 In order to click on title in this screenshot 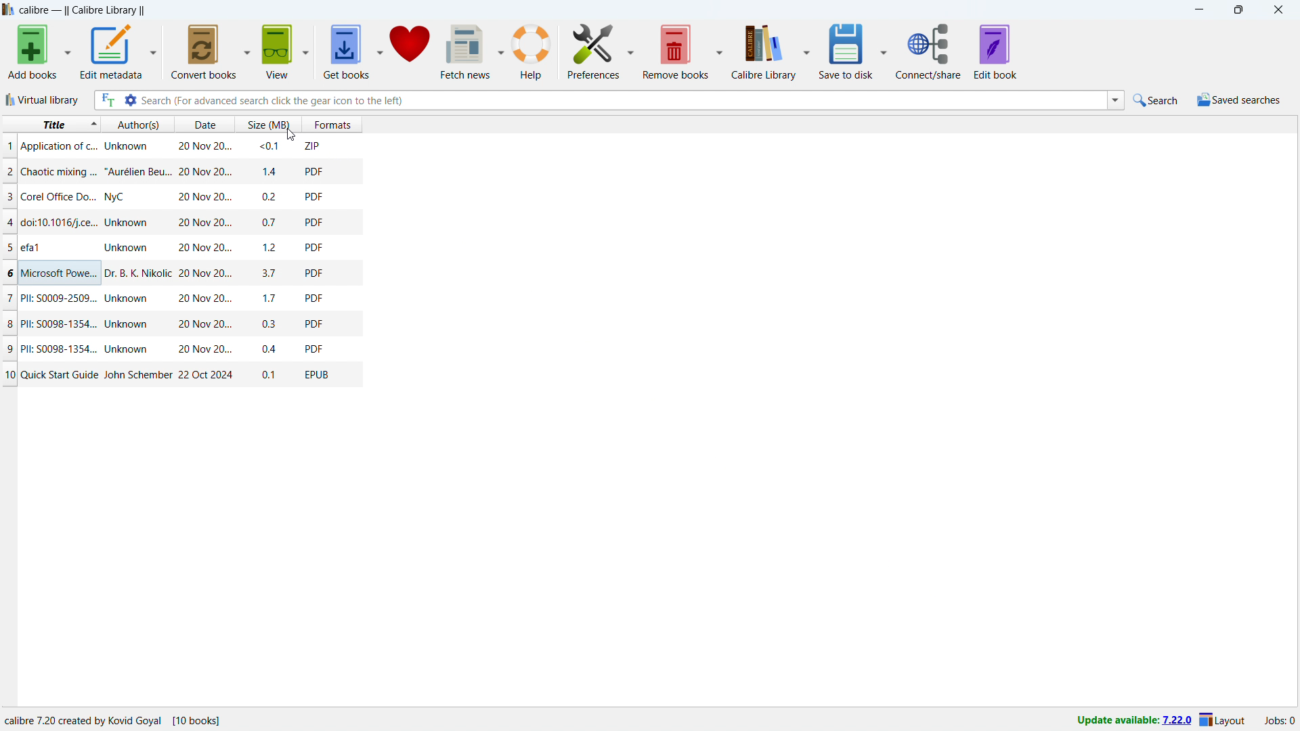, I will do `click(59, 274)`.